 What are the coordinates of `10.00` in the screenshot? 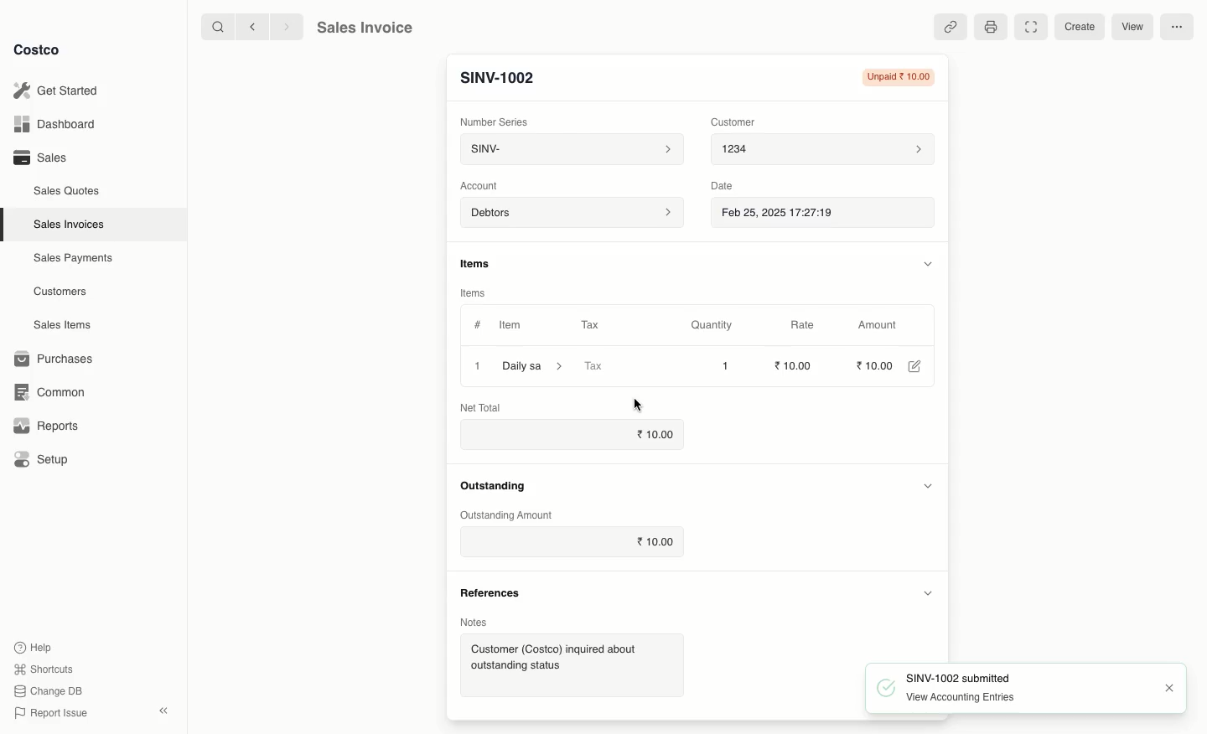 It's located at (873, 365).